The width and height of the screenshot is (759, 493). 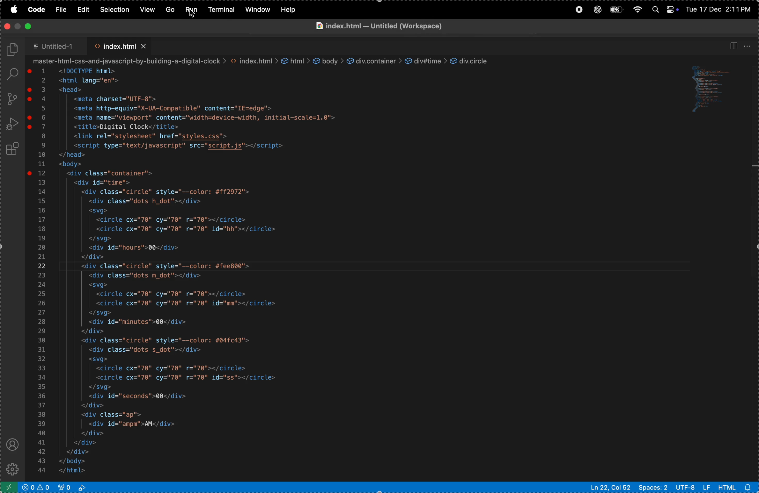 I want to click on run debug, so click(x=12, y=124).